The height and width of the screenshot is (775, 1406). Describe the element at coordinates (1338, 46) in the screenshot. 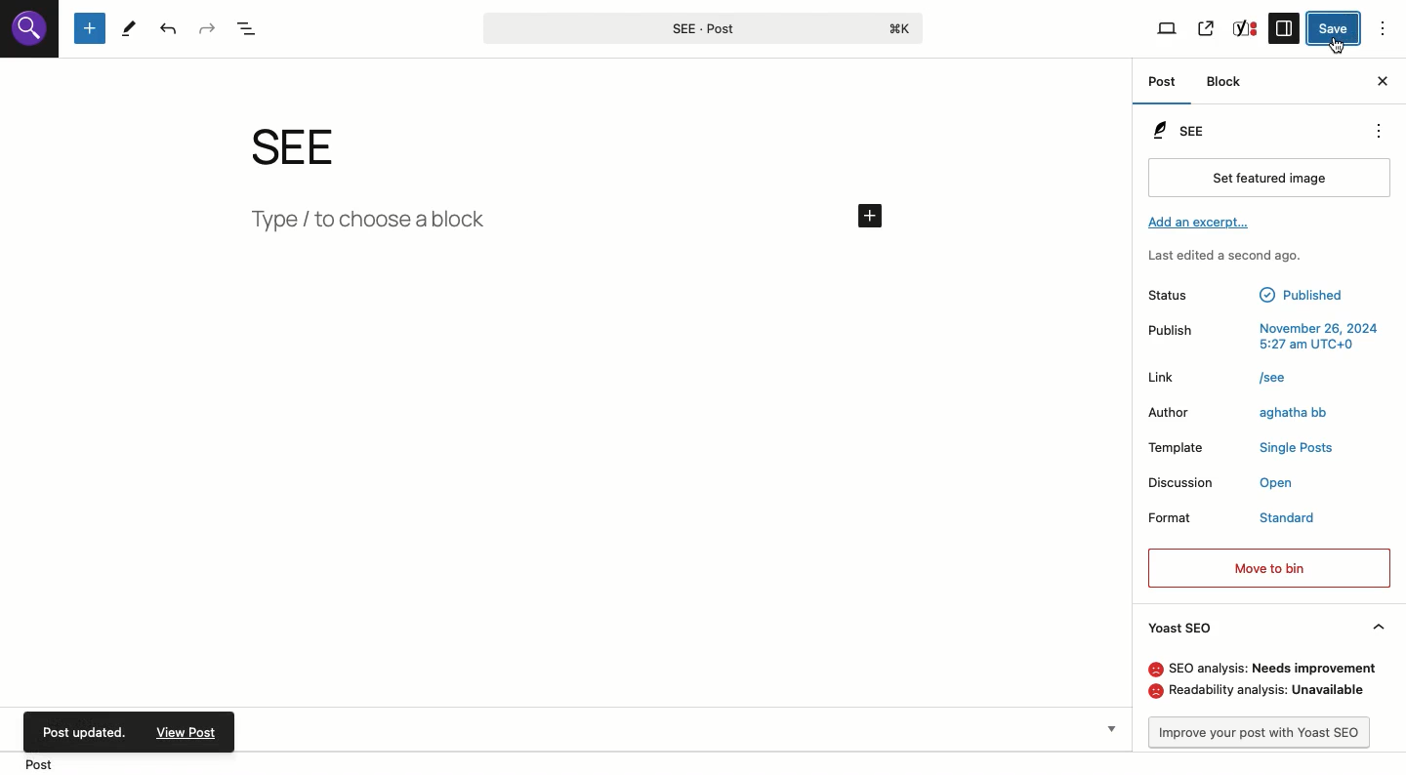

I see `Cursor` at that location.